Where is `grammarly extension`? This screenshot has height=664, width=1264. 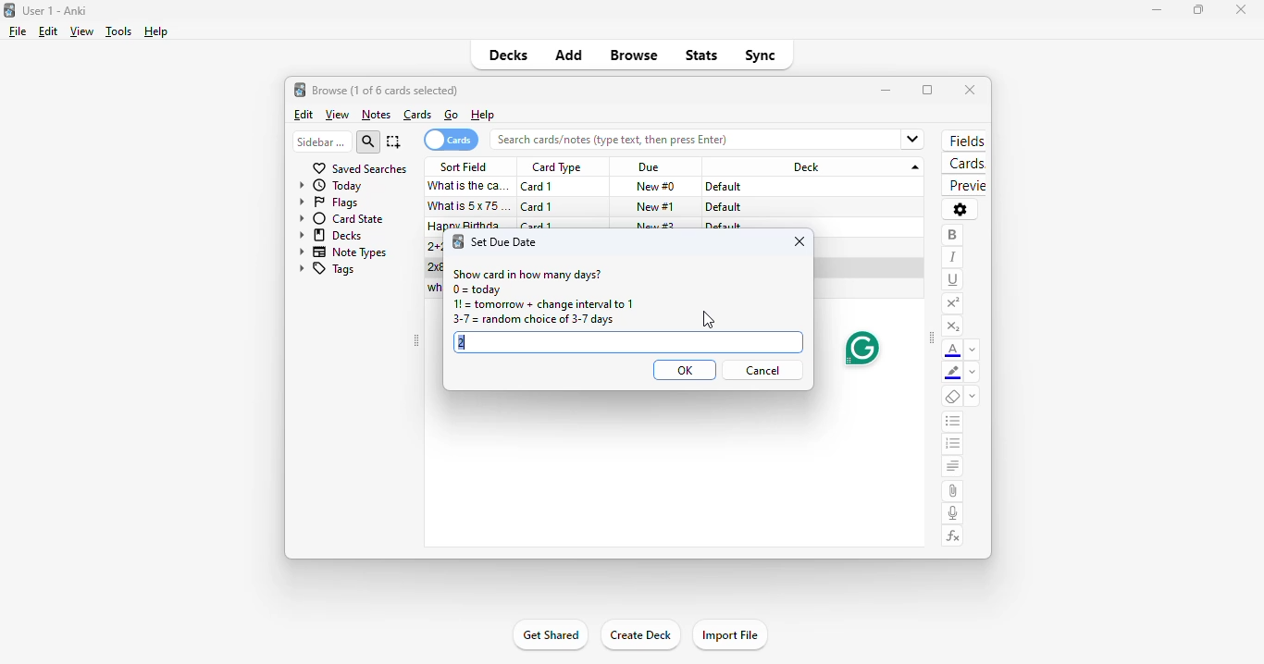
grammarly extension is located at coordinates (860, 348).